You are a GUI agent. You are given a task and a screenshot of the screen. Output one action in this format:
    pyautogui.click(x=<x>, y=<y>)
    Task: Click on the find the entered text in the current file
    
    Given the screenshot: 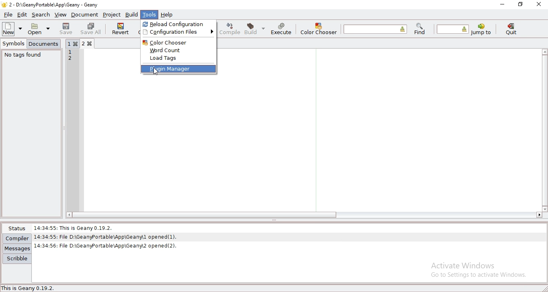 What is the action you would take?
    pyautogui.click(x=375, y=28)
    